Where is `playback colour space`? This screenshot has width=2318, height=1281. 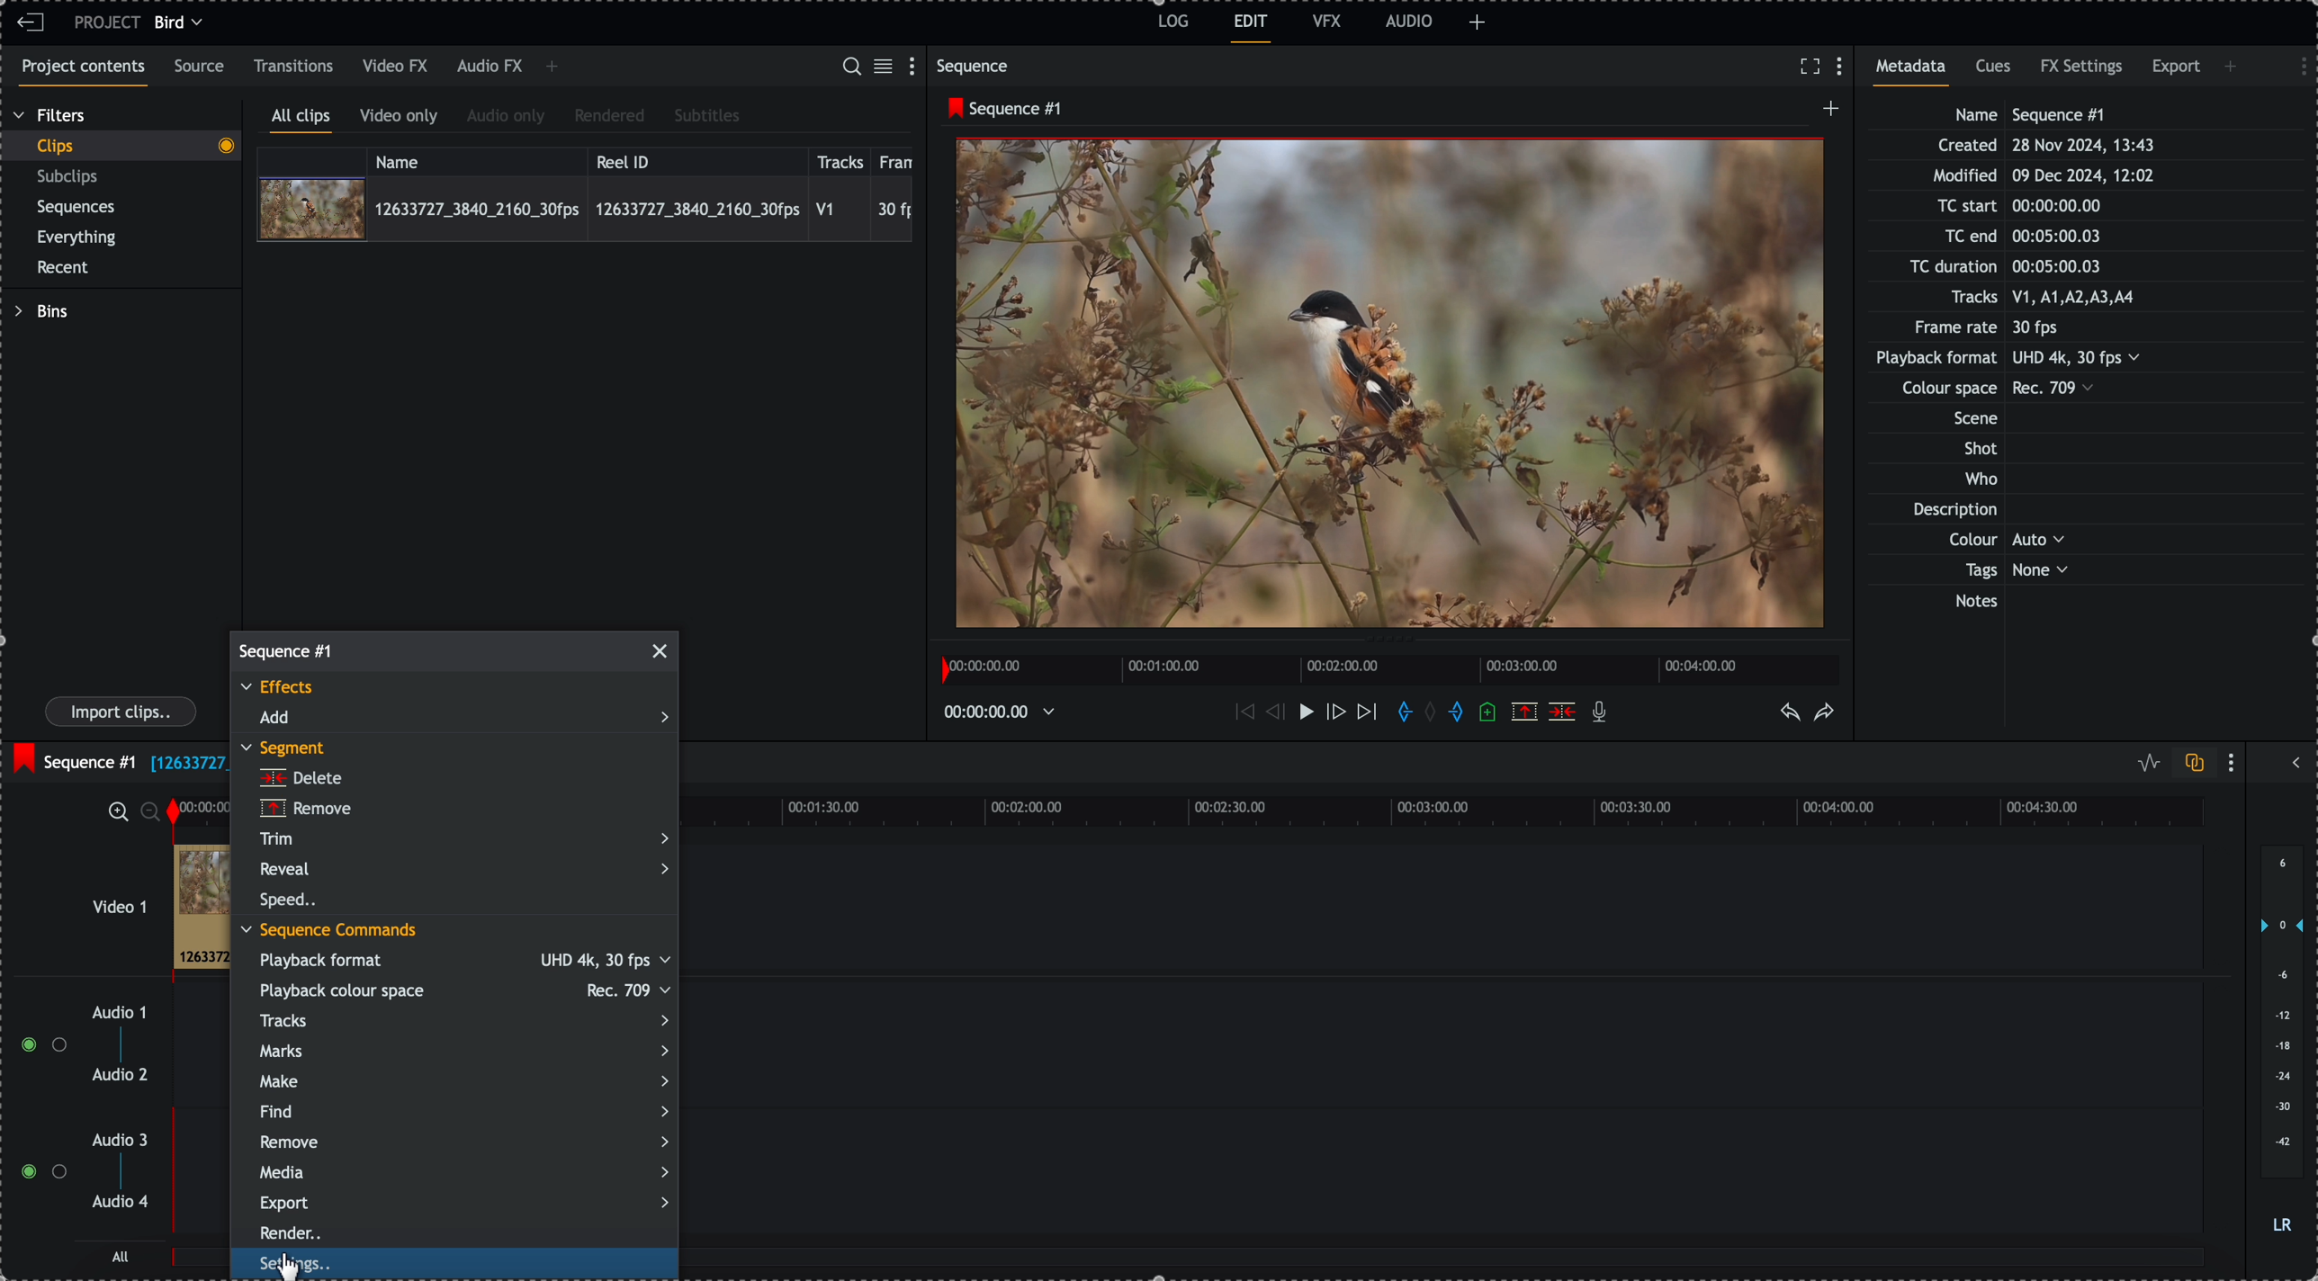 playback colour space is located at coordinates (462, 990).